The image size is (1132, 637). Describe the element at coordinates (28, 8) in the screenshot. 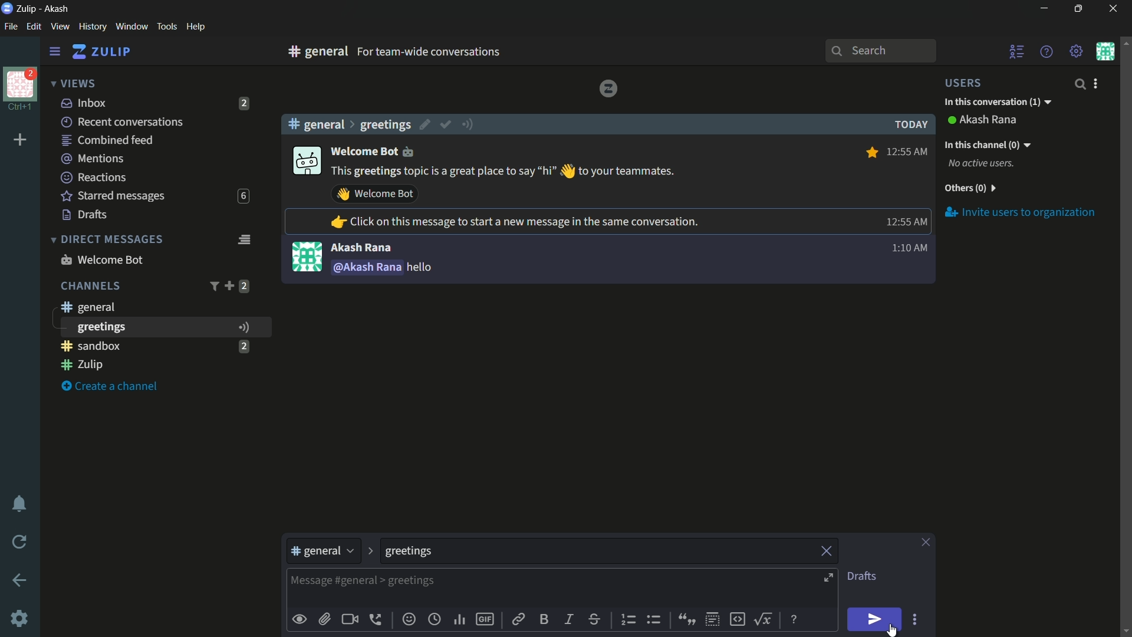

I see `Zulip` at that location.